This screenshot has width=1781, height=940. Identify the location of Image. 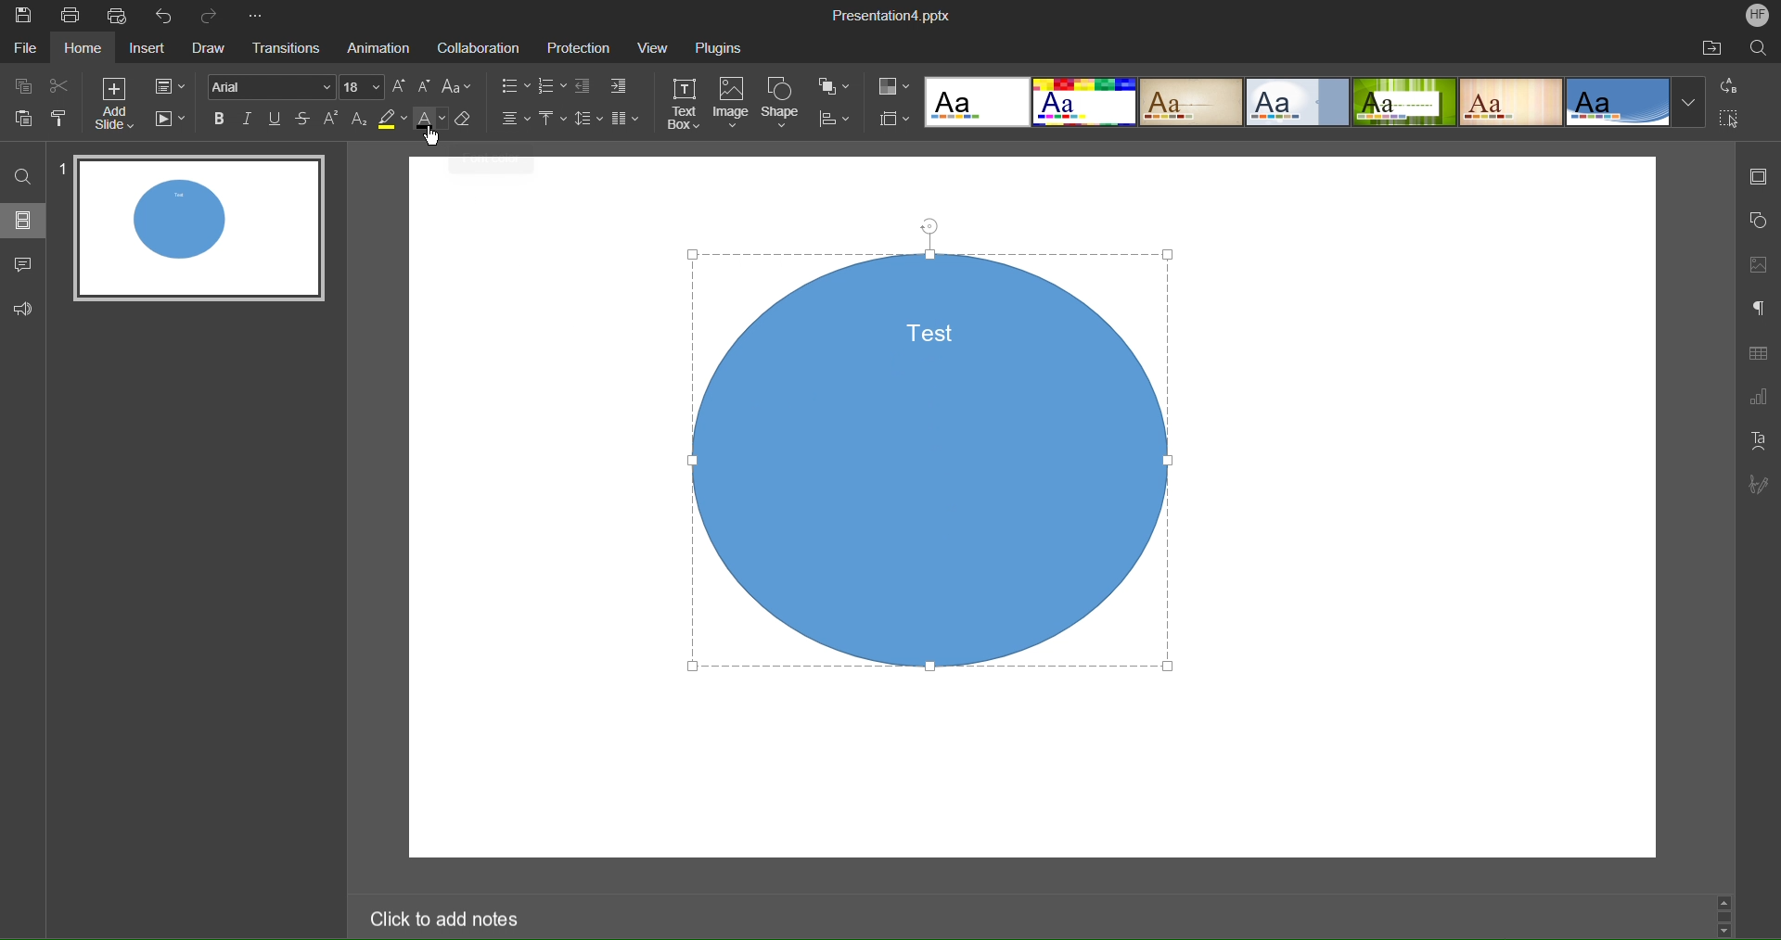
(735, 106).